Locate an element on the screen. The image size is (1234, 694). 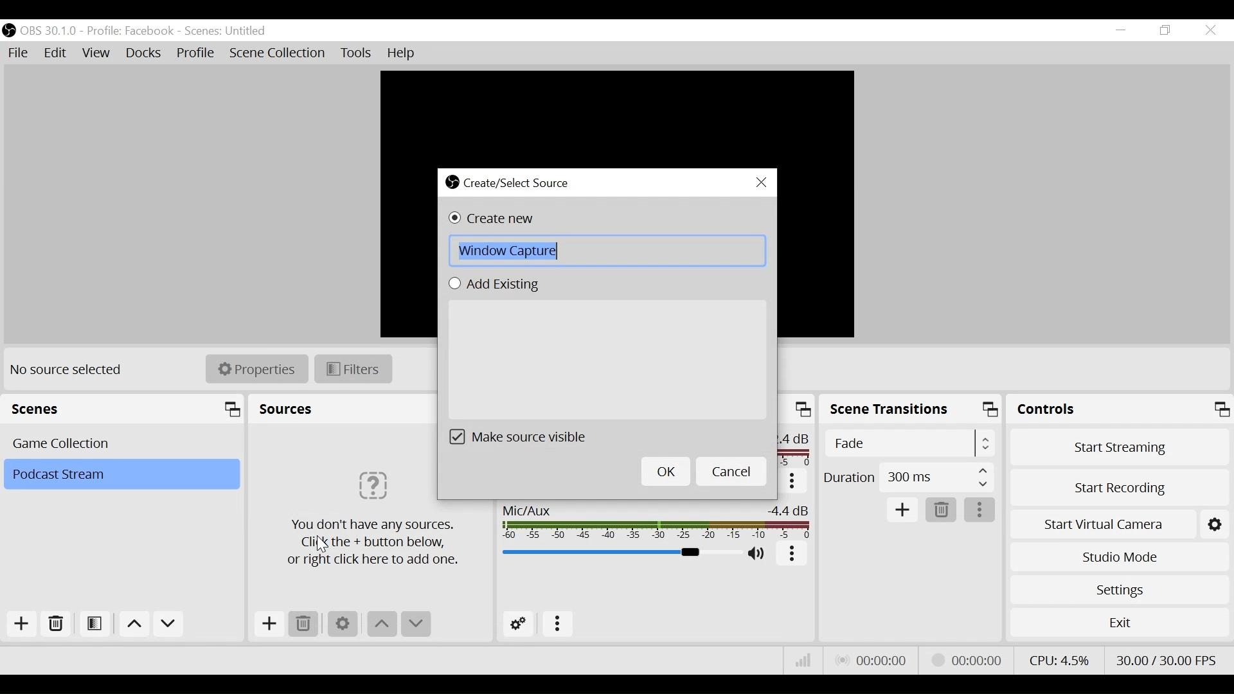
Remove is located at coordinates (55, 623).